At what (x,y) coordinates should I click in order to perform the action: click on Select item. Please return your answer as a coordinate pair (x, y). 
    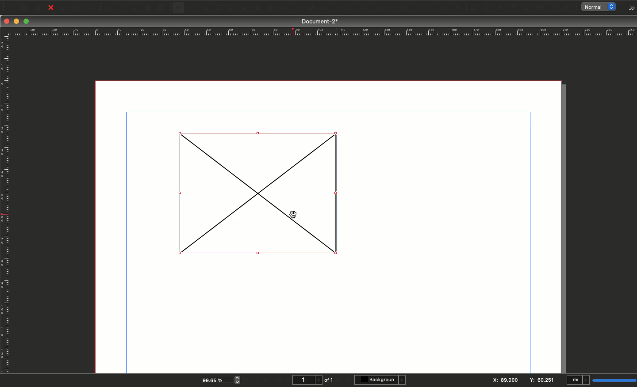
    Looking at the image, I should click on (179, 8).